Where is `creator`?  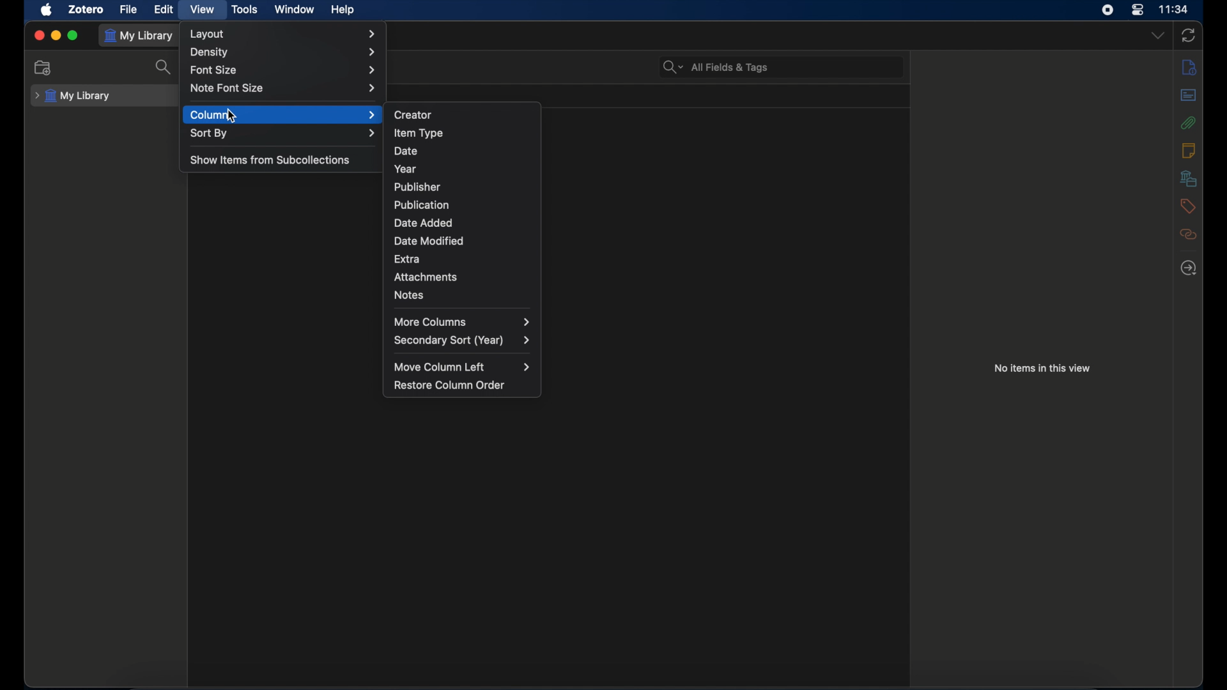 creator is located at coordinates (413, 114).